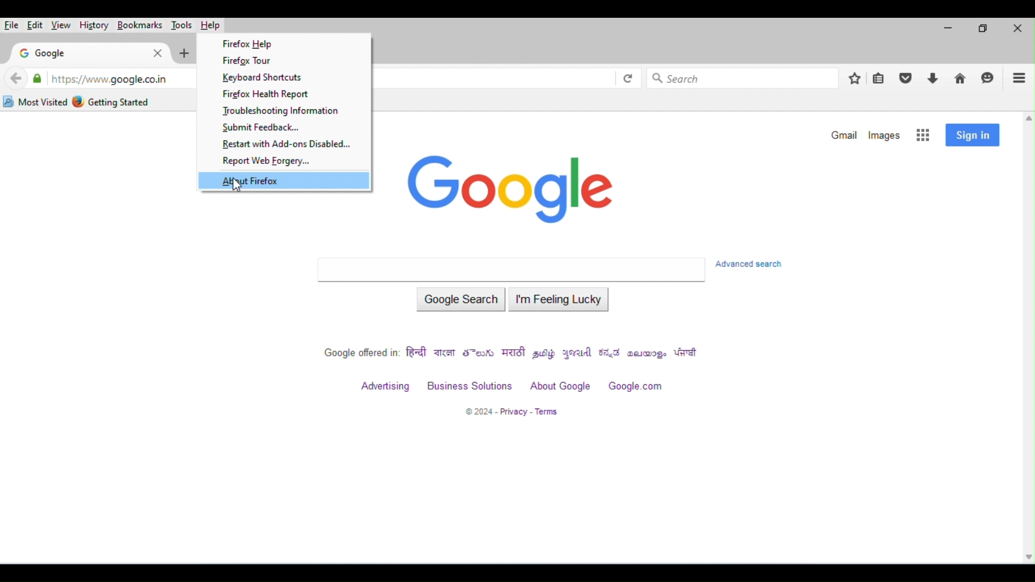  What do you see at coordinates (687, 354) in the screenshot?
I see `punjabi` at bounding box center [687, 354].